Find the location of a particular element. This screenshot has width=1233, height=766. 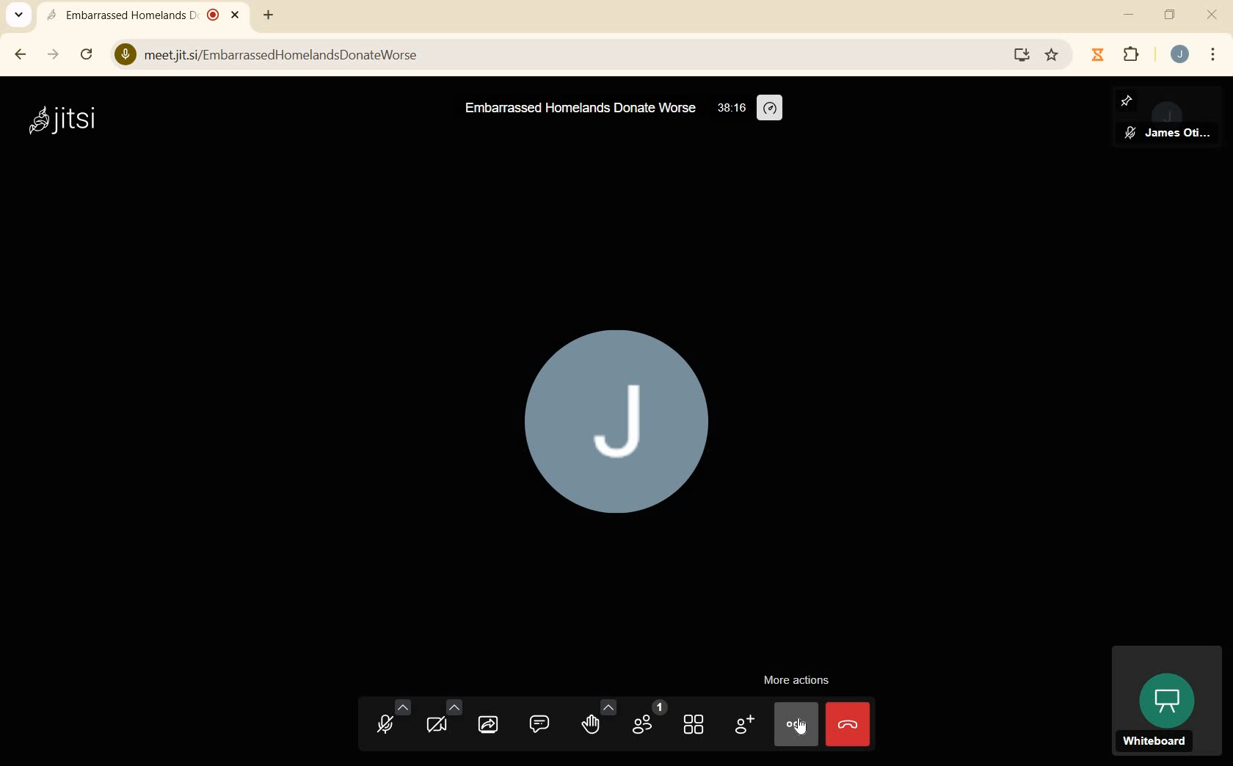

install is located at coordinates (1023, 55).